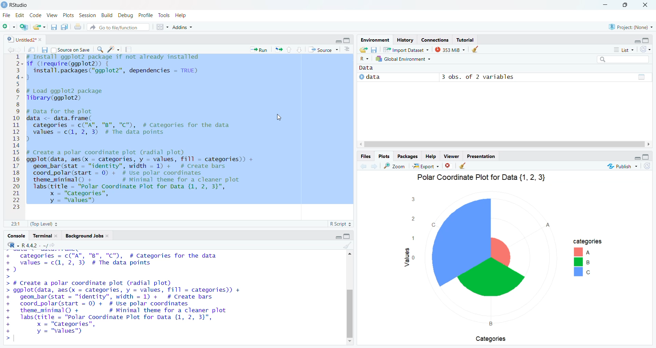  I want to click on Connections., so click(436, 40).